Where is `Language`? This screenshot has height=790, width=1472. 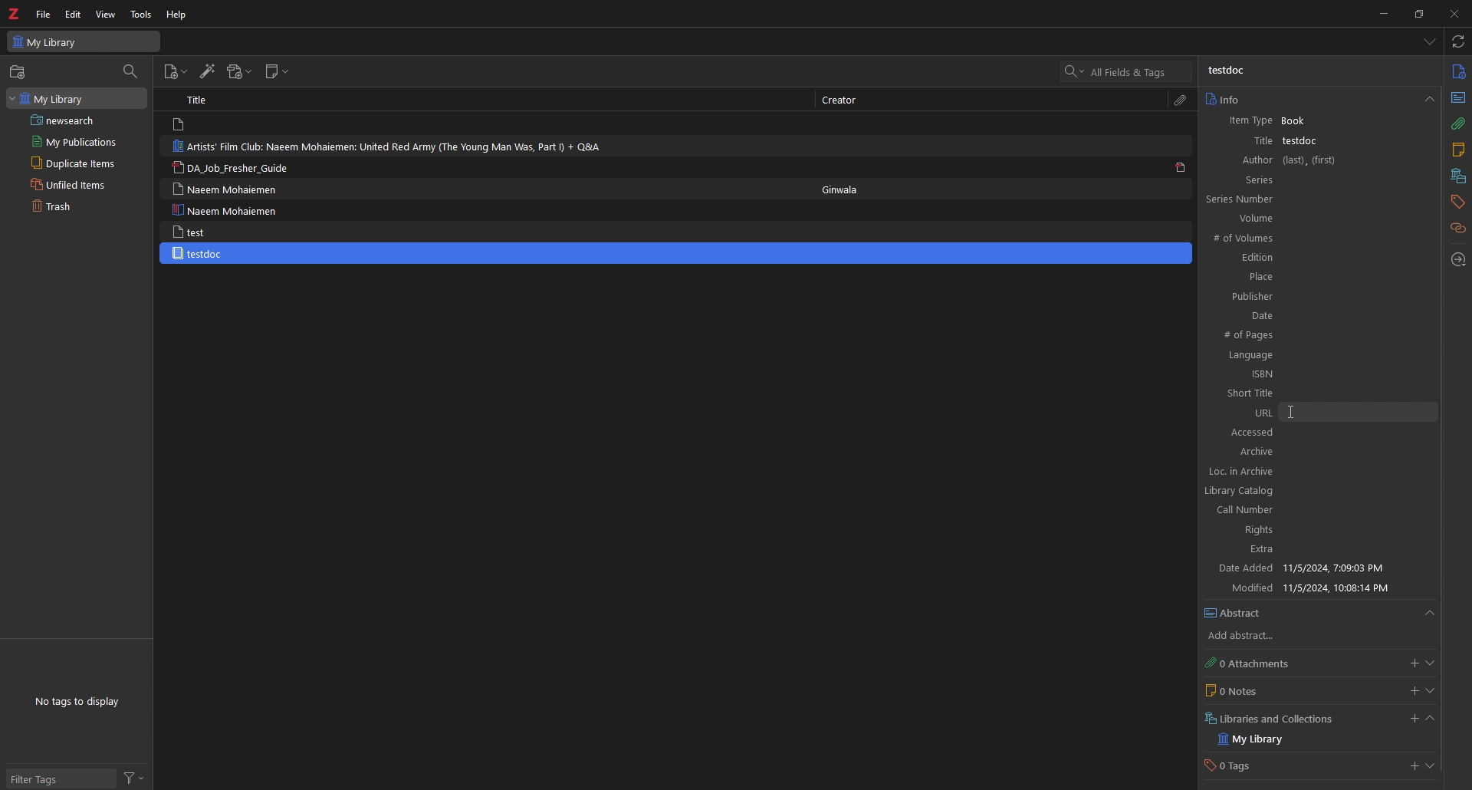 Language is located at coordinates (1301, 356).